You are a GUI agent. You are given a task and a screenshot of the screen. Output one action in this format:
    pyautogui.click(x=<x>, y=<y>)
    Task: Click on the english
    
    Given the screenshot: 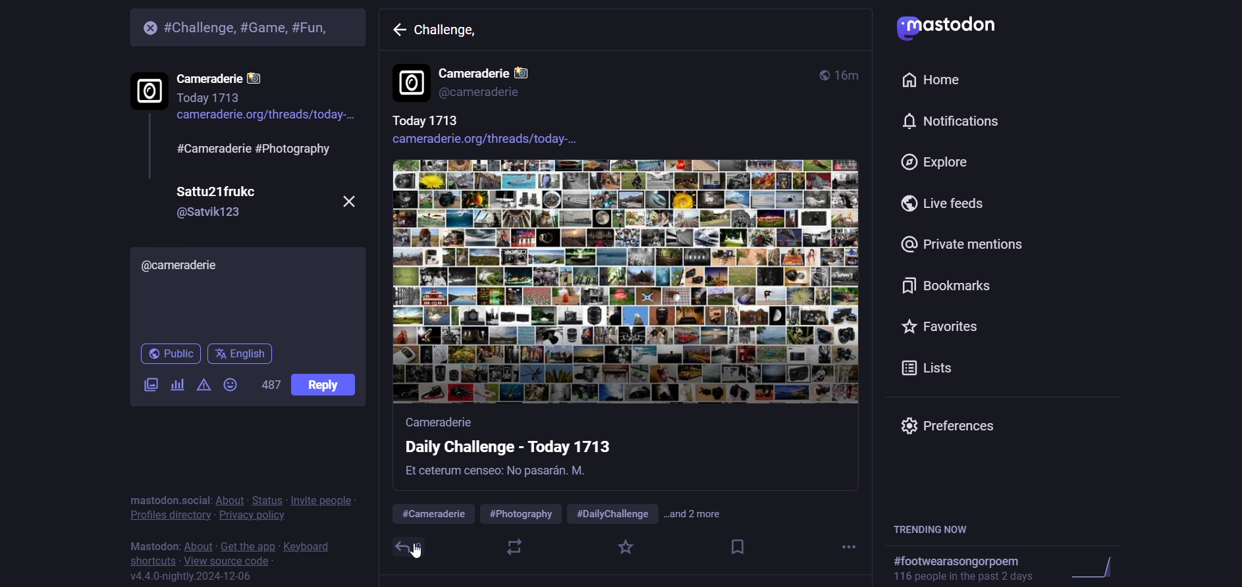 What is the action you would take?
    pyautogui.click(x=244, y=351)
    